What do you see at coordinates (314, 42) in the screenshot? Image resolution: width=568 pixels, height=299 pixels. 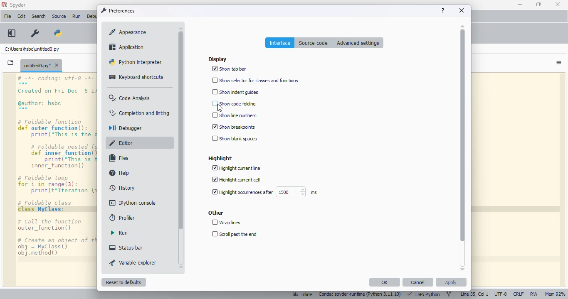 I see `source code` at bounding box center [314, 42].